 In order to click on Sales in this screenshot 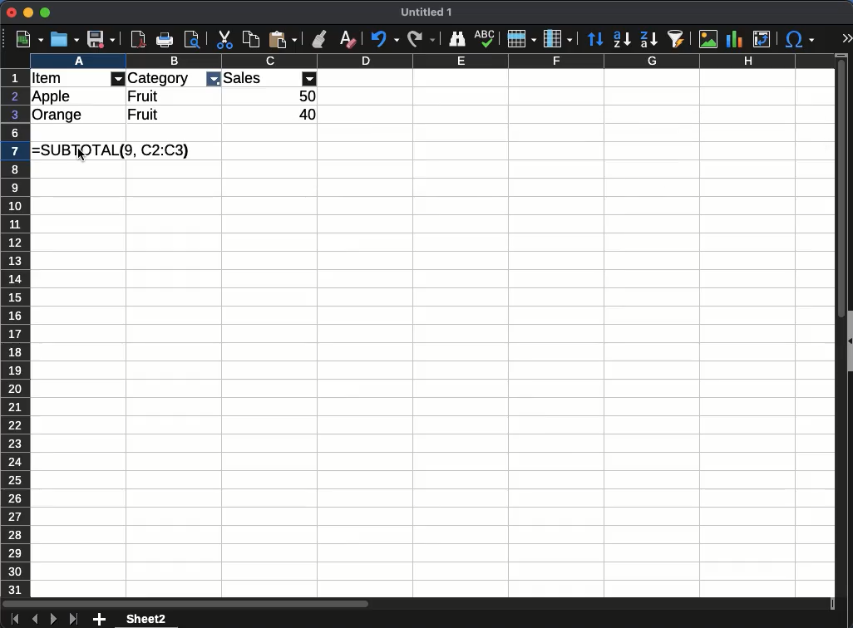, I will do `click(244, 78)`.